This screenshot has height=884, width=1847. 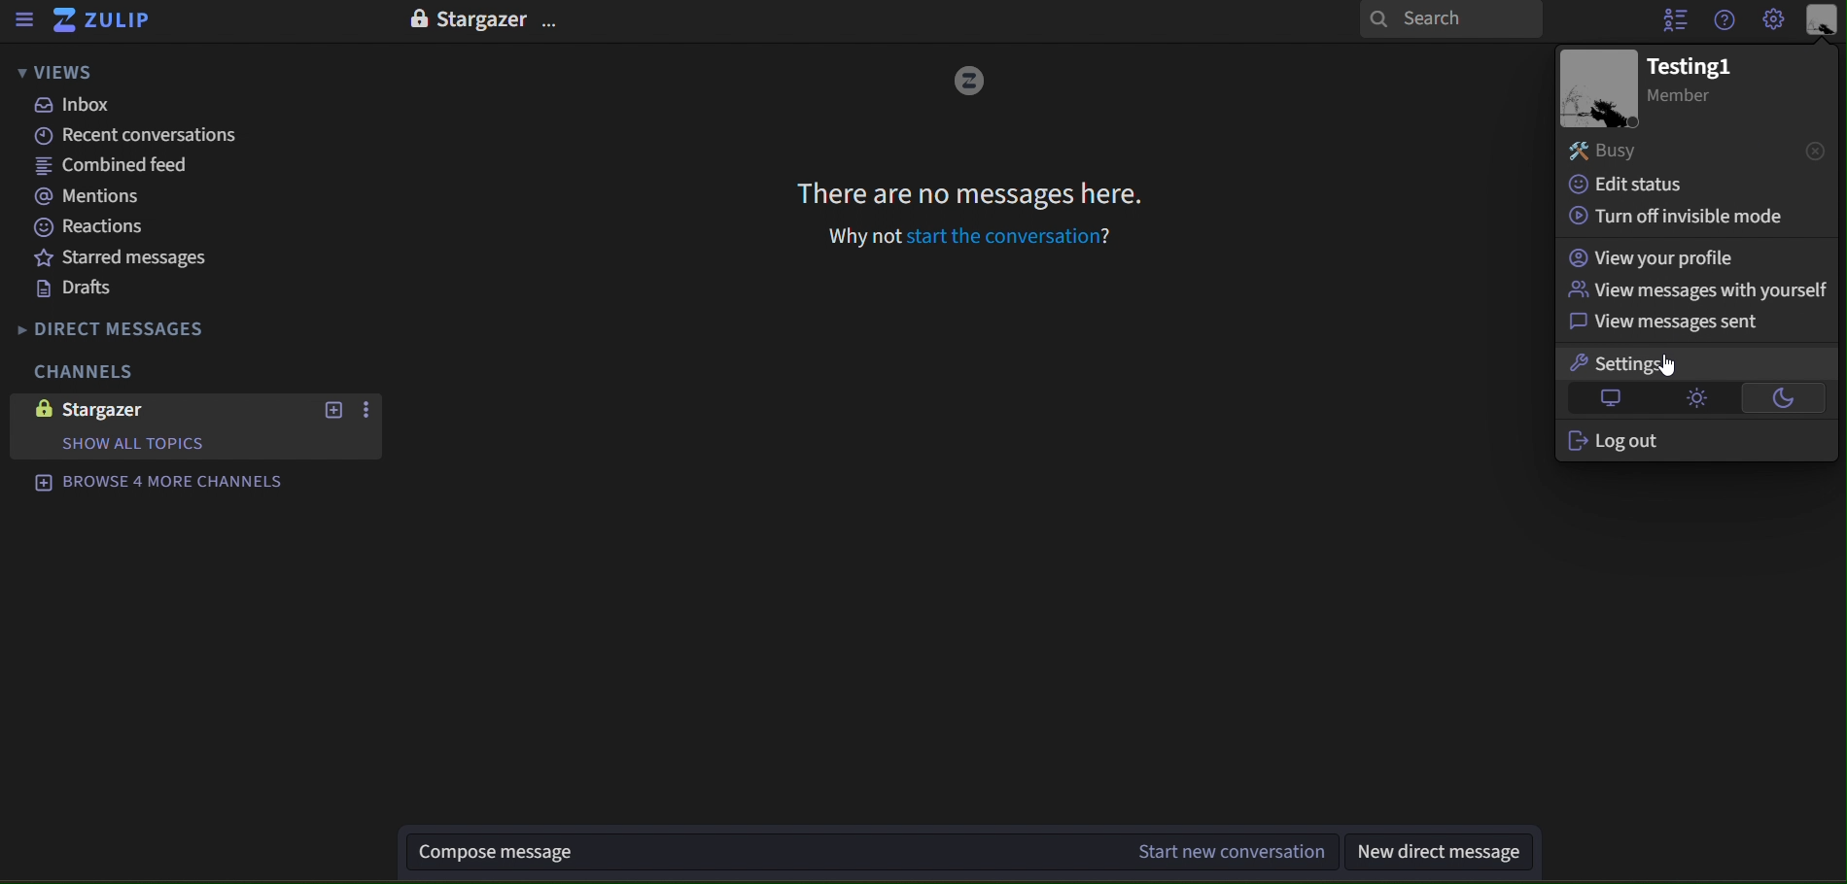 I want to click on new topic, so click(x=335, y=409).